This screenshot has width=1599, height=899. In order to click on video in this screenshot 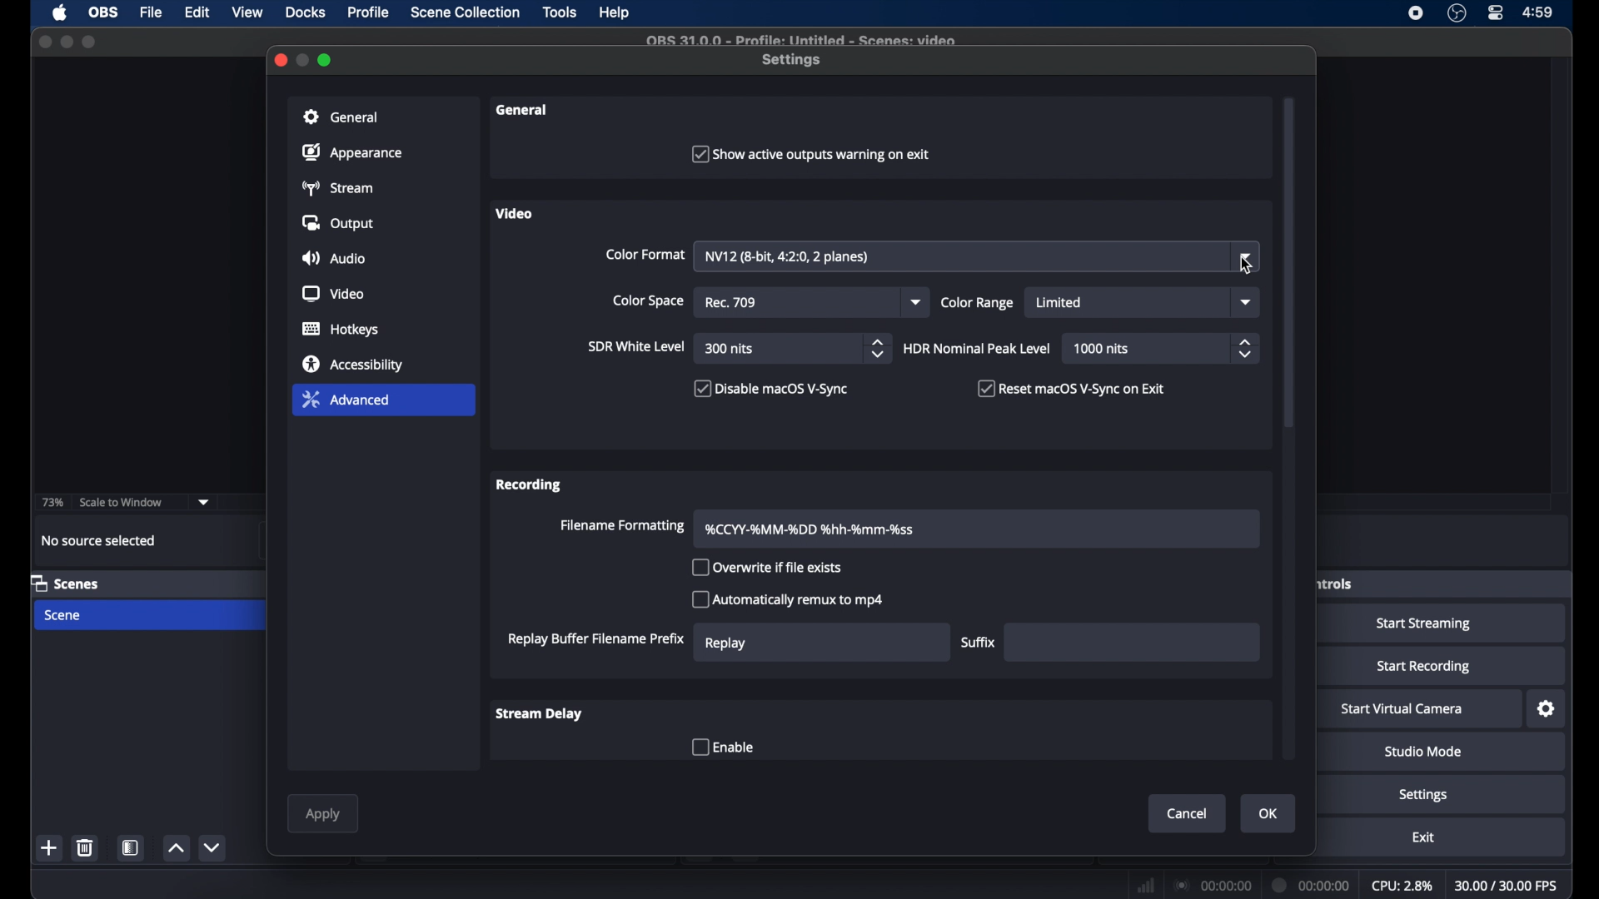, I will do `click(516, 213)`.